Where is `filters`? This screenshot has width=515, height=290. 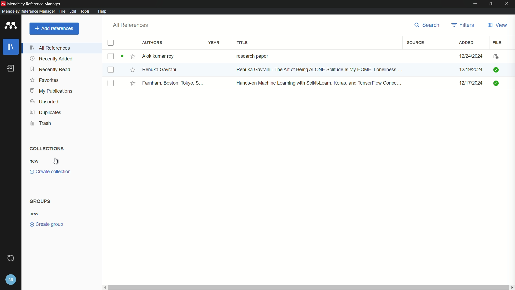
filters is located at coordinates (463, 25).